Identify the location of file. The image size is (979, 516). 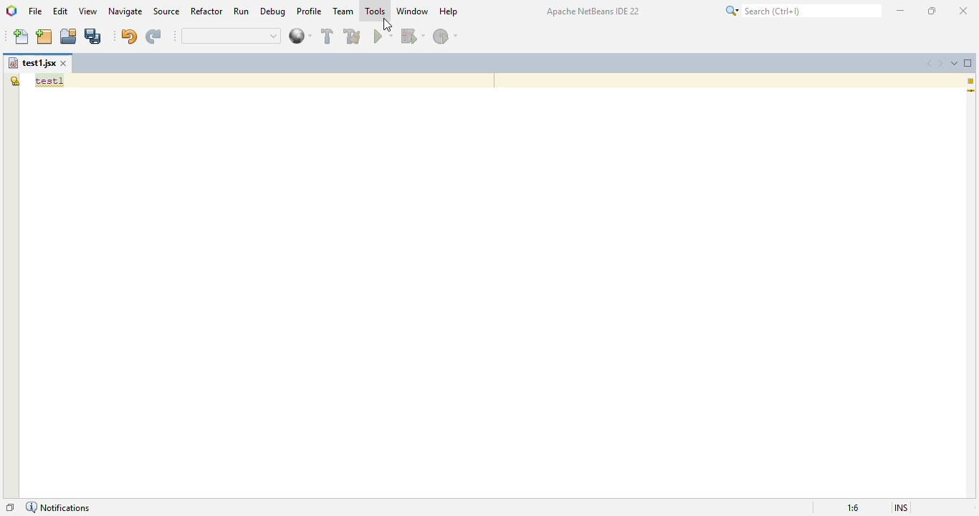
(35, 11).